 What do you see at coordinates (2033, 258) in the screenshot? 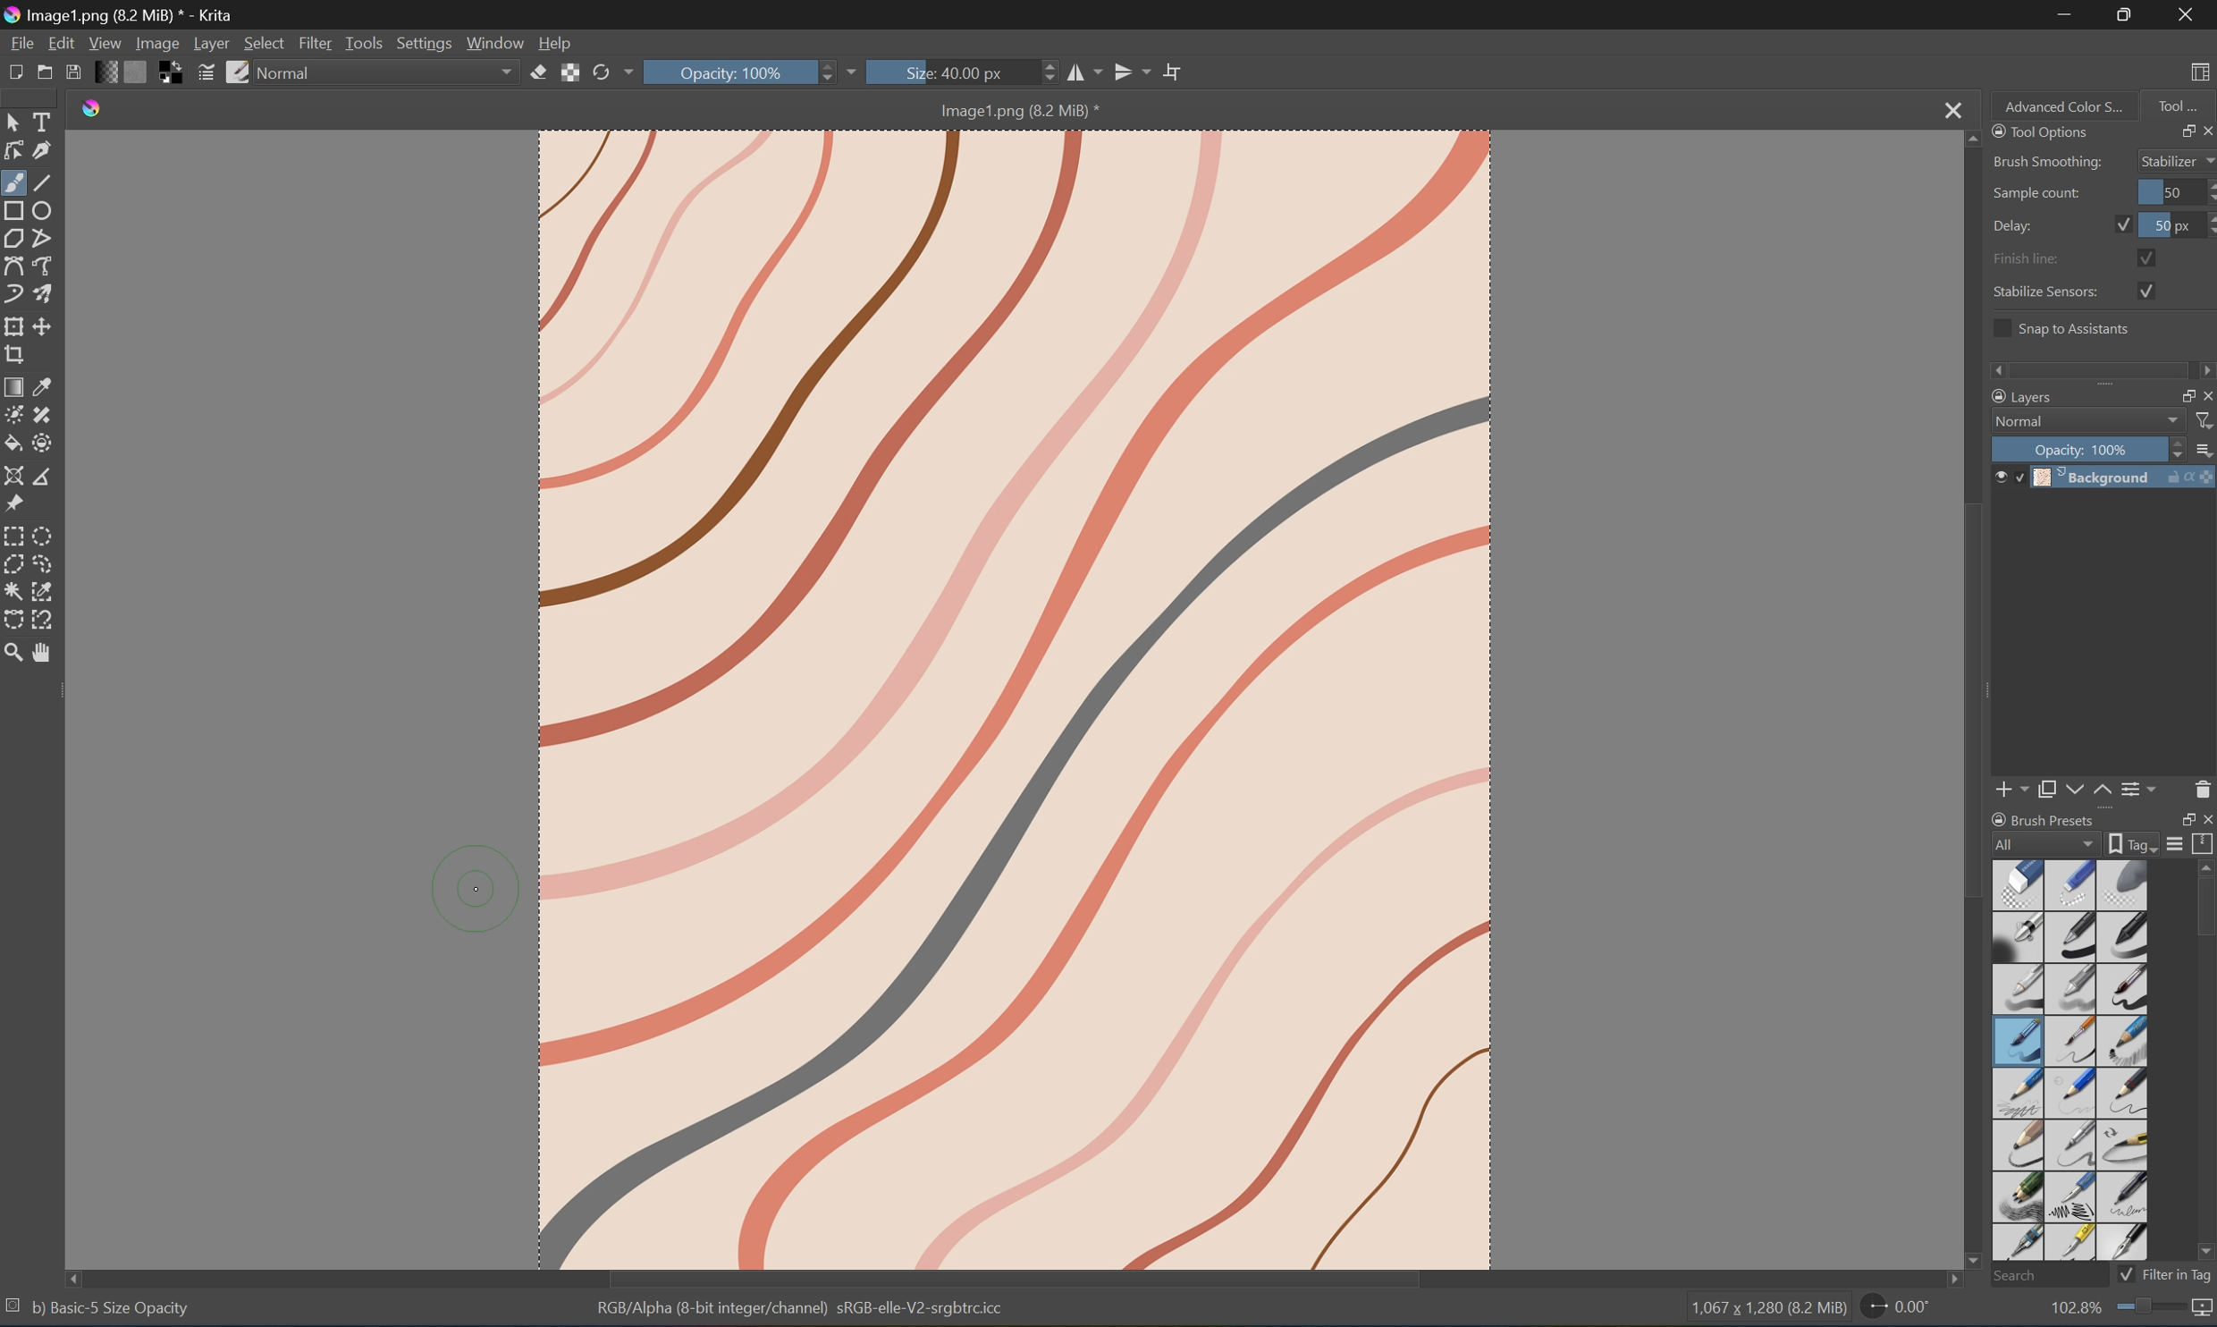
I see `Finish line:` at bounding box center [2033, 258].